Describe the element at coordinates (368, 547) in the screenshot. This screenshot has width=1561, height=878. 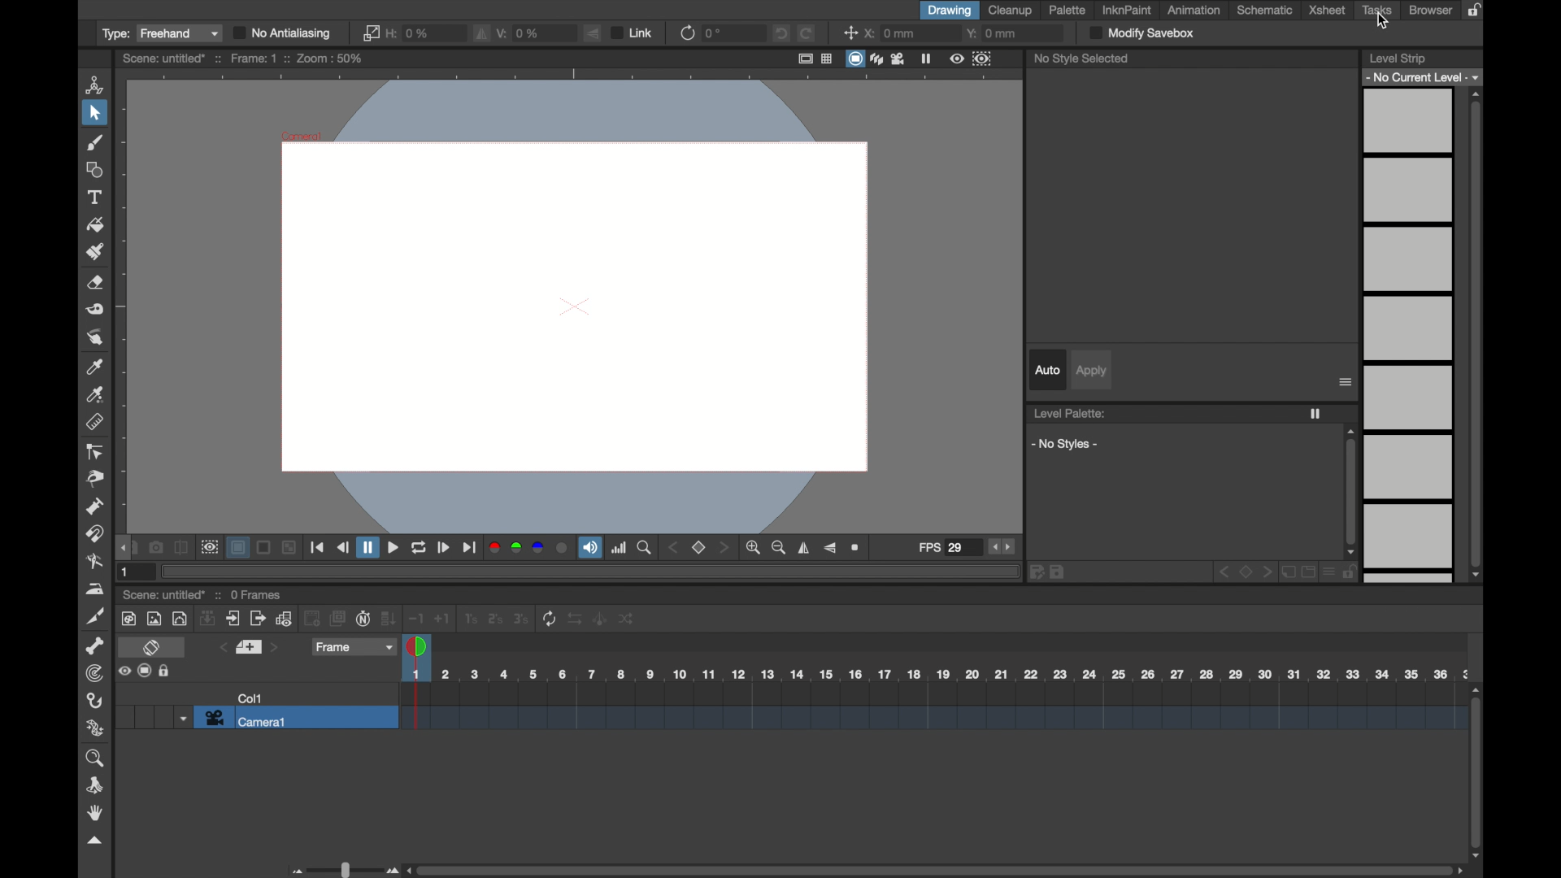
I see `pause` at that location.